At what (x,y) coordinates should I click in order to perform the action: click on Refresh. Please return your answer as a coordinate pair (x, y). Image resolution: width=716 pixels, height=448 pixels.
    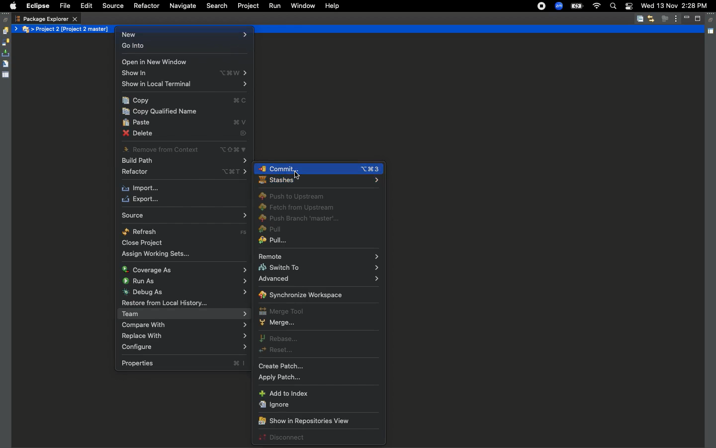
    Looking at the image, I should click on (185, 231).